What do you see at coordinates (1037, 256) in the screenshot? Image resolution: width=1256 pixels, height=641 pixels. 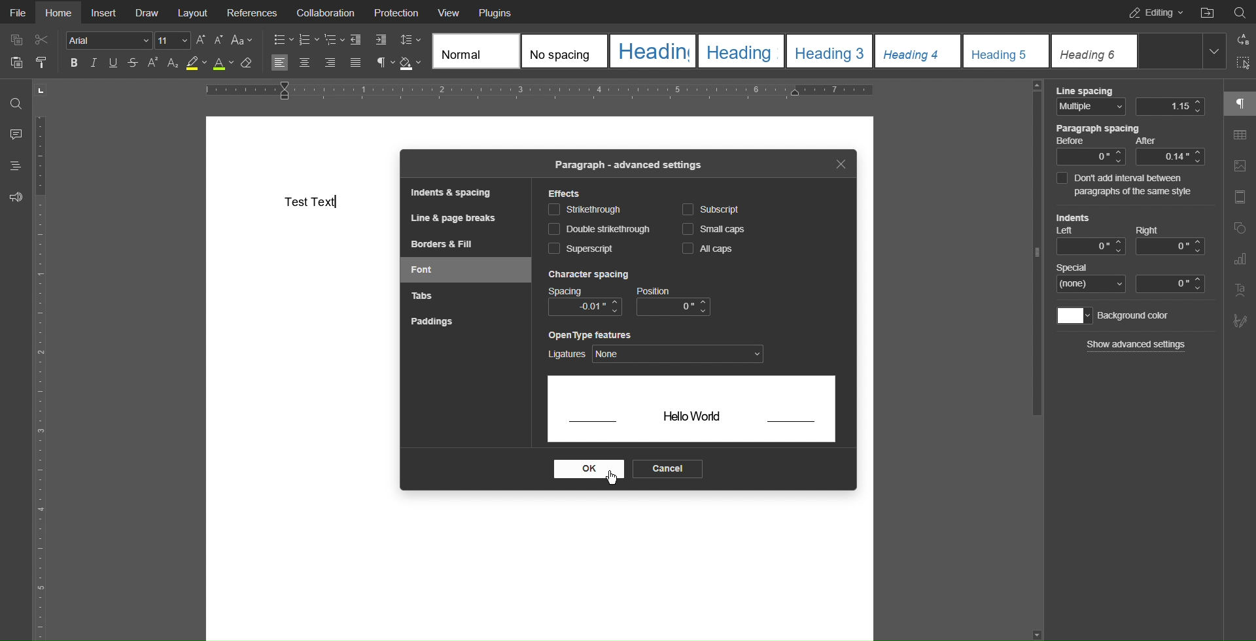 I see `slider` at bounding box center [1037, 256].